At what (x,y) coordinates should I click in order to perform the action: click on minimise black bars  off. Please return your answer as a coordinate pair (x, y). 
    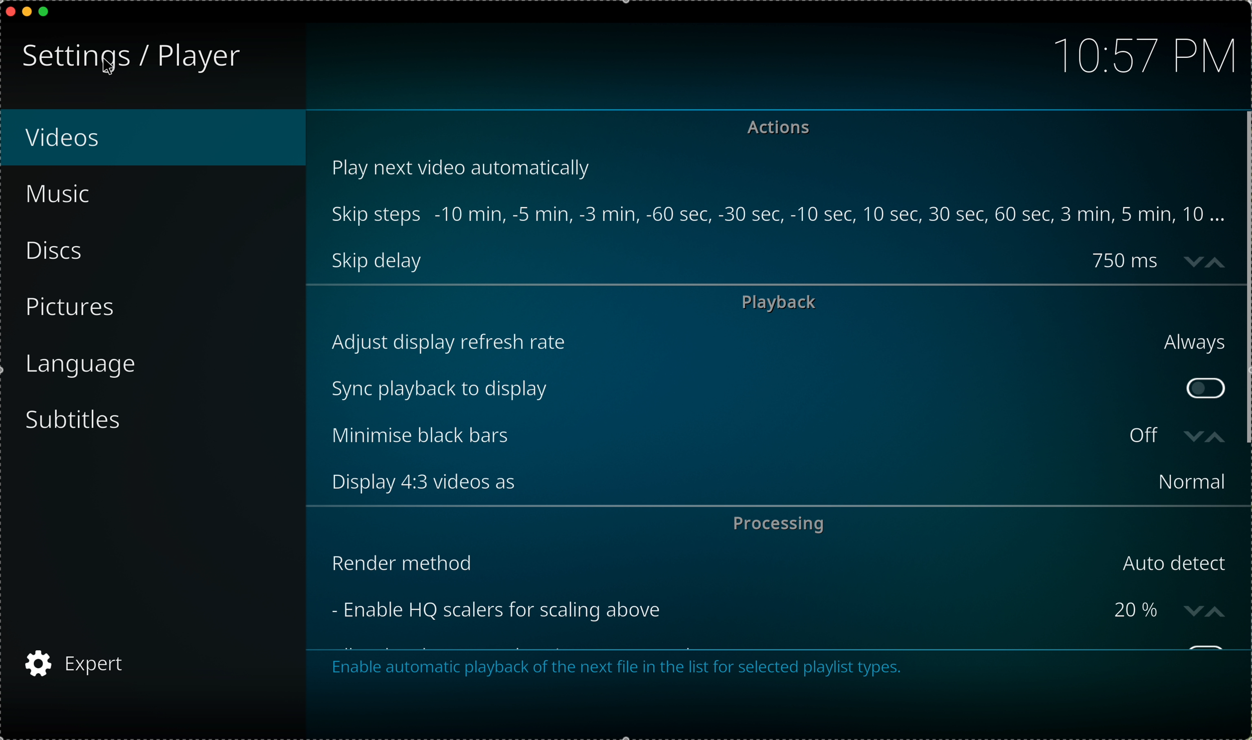
    Looking at the image, I should click on (745, 436).